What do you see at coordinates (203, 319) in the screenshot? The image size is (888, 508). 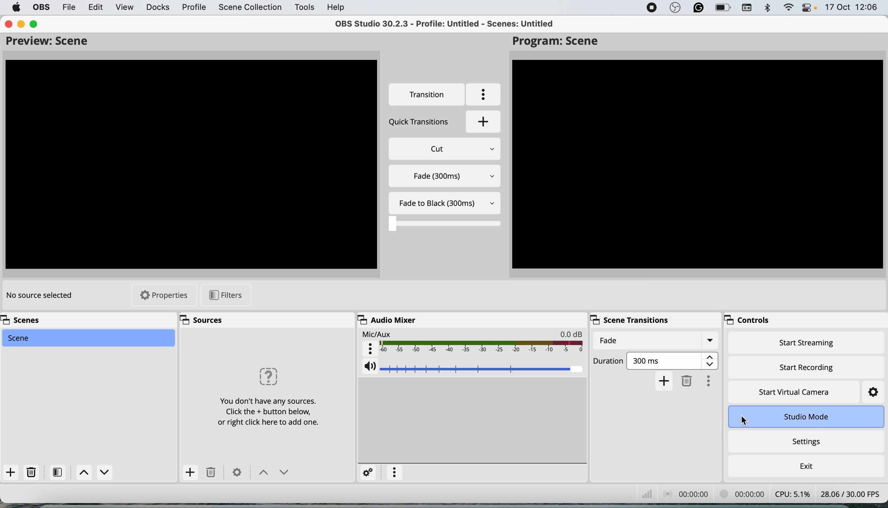 I see `sources` at bounding box center [203, 319].